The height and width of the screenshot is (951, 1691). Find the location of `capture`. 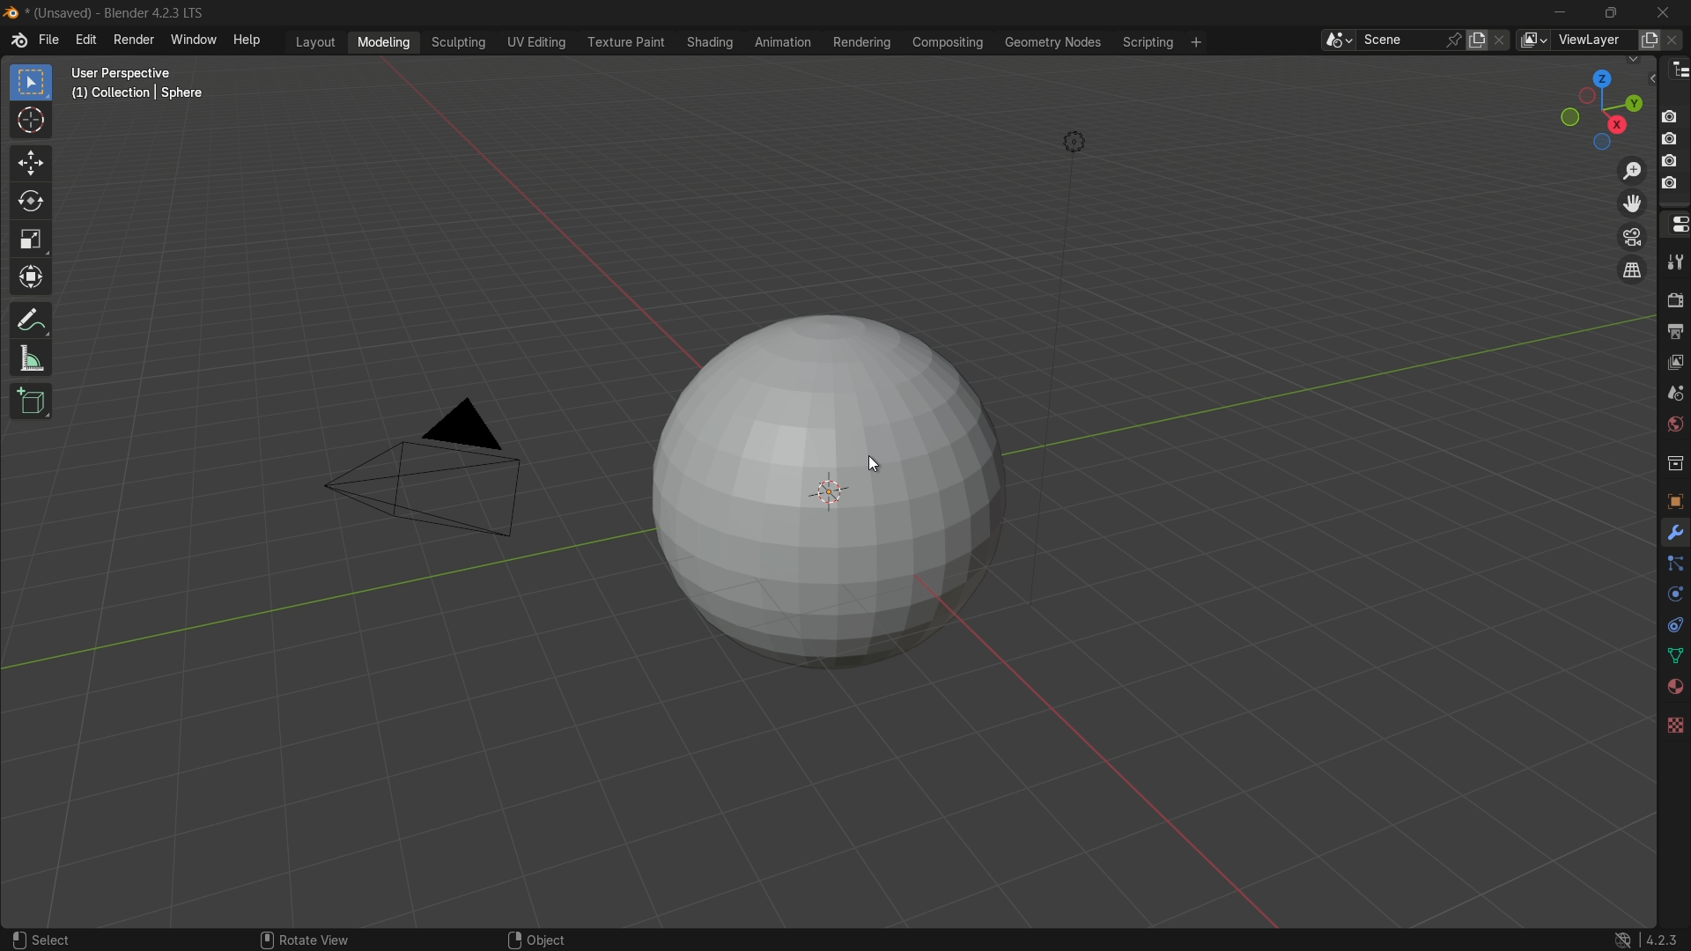

capture is located at coordinates (1671, 110).